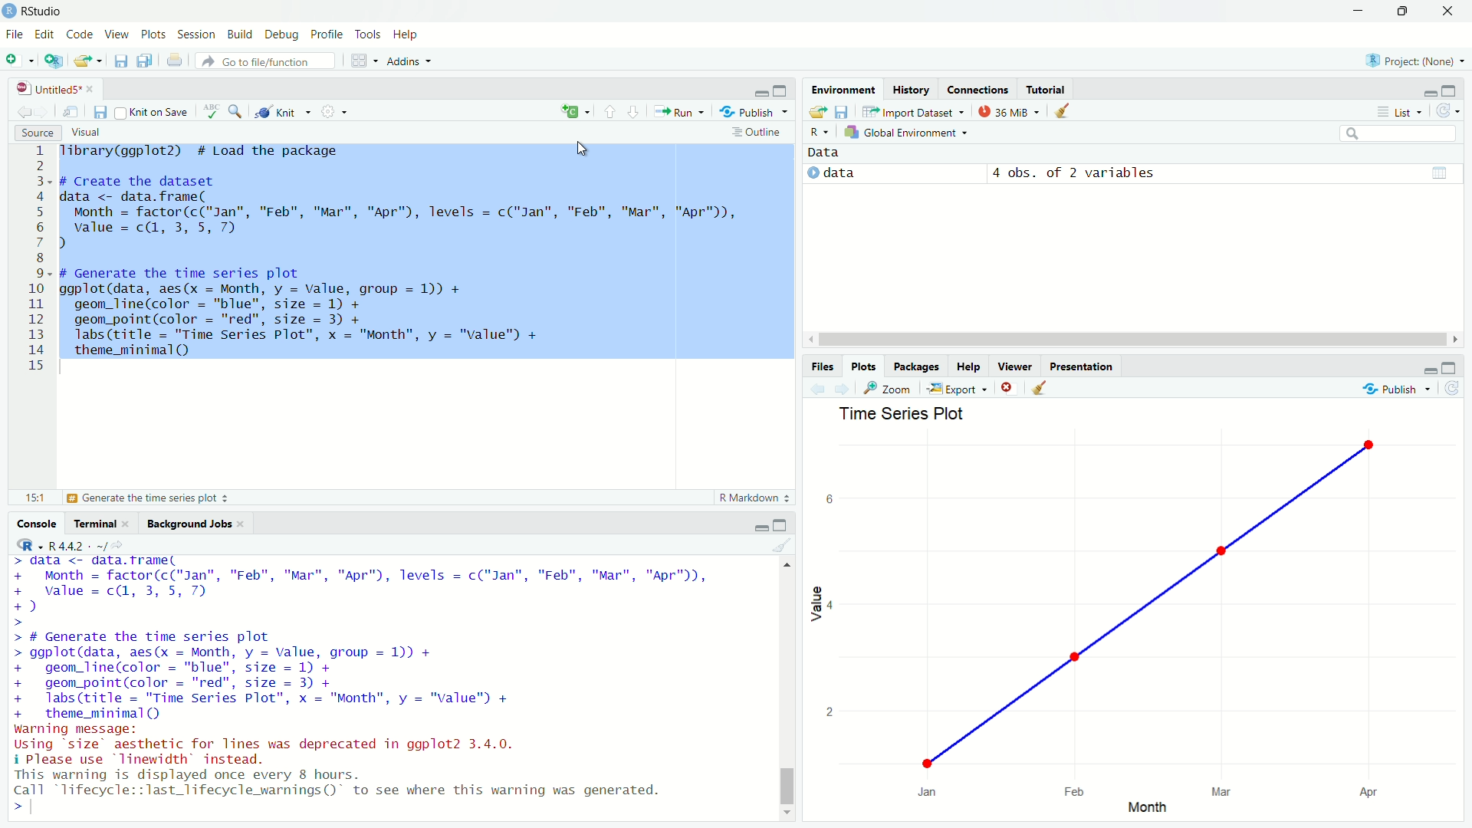 Image resolution: width=1472 pixels, height=828 pixels. Describe the element at coordinates (754, 499) in the screenshot. I see `R Markdown` at that location.